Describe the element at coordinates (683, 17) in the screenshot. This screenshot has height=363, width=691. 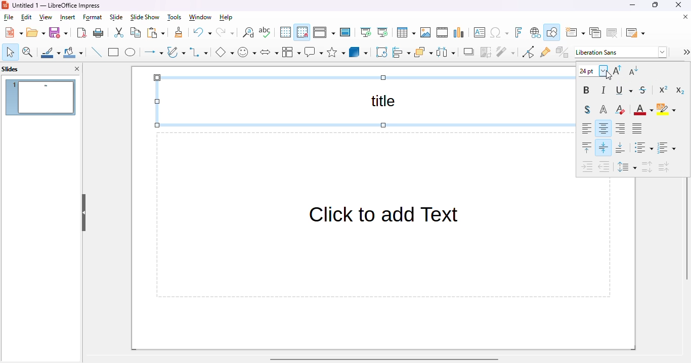
I see `close document` at that location.